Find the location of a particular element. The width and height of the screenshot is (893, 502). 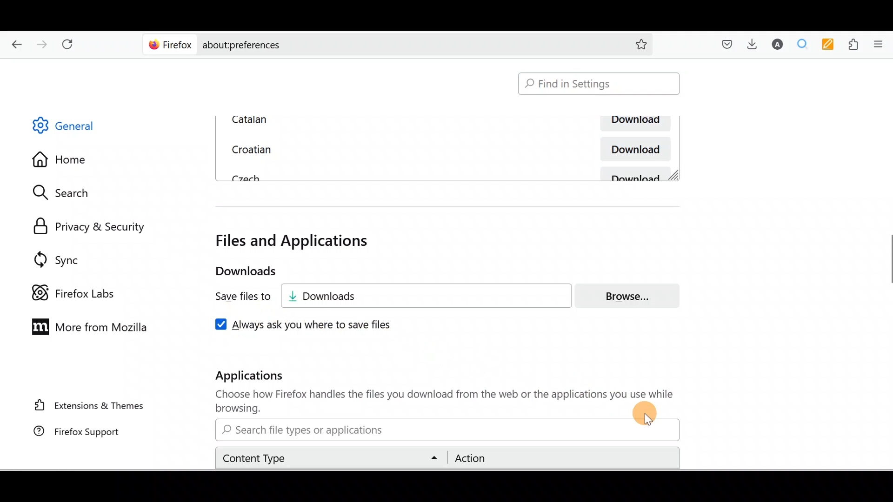

Action is located at coordinates (560, 458).